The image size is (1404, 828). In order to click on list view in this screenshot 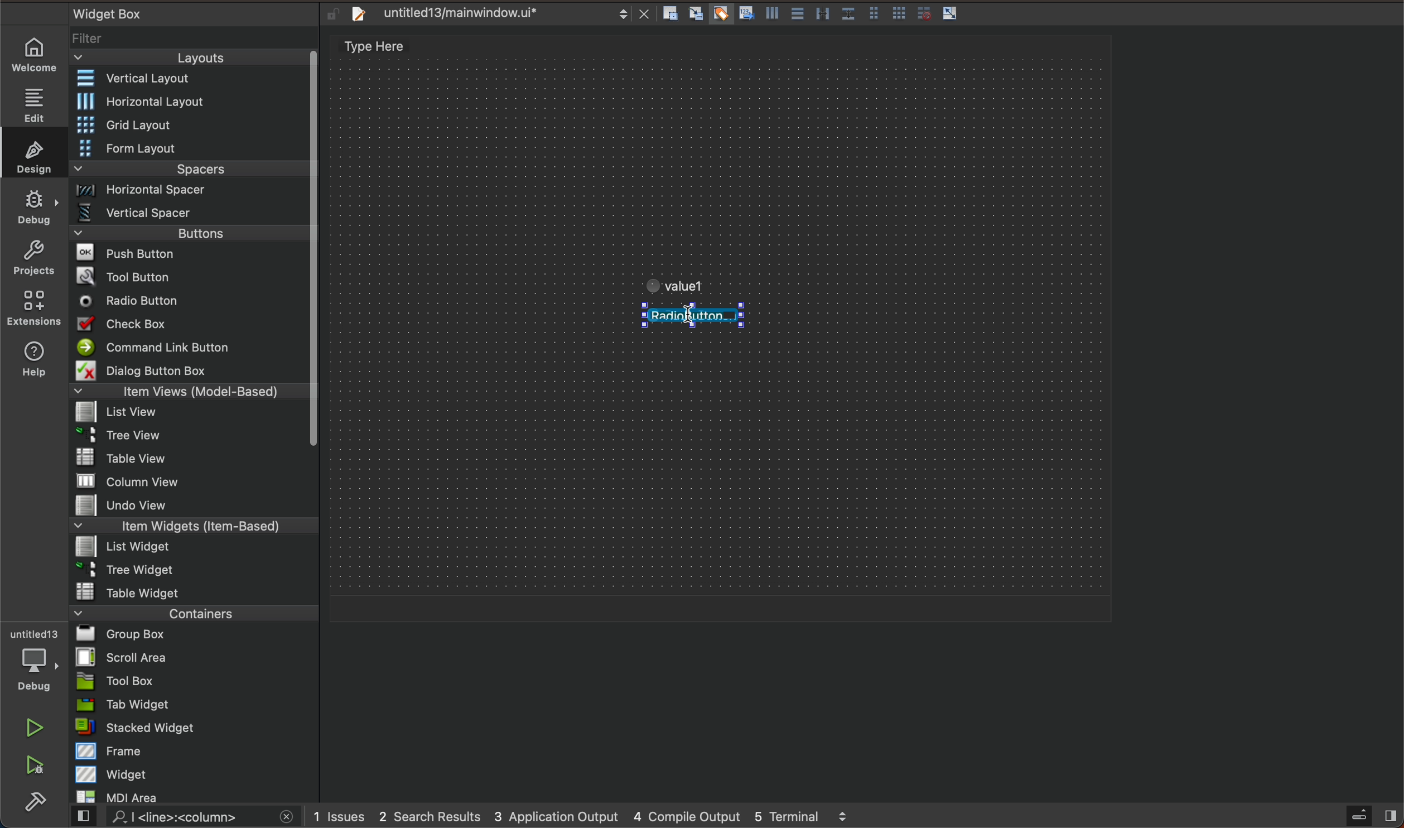, I will do `click(187, 416)`.